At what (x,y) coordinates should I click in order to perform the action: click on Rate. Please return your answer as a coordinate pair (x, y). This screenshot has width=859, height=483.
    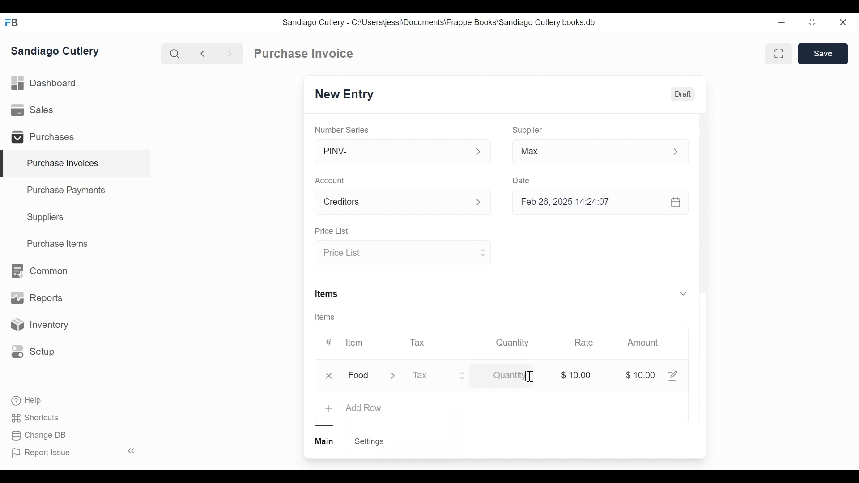
    Looking at the image, I should click on (583, 343).